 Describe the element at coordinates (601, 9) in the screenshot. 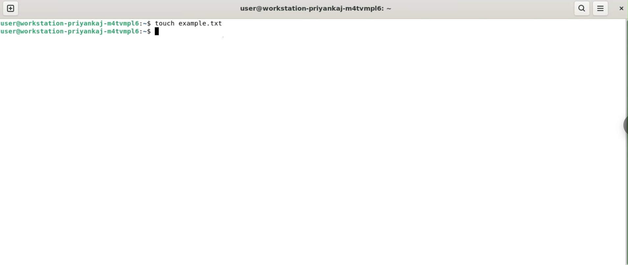

I see `menu` at that location.